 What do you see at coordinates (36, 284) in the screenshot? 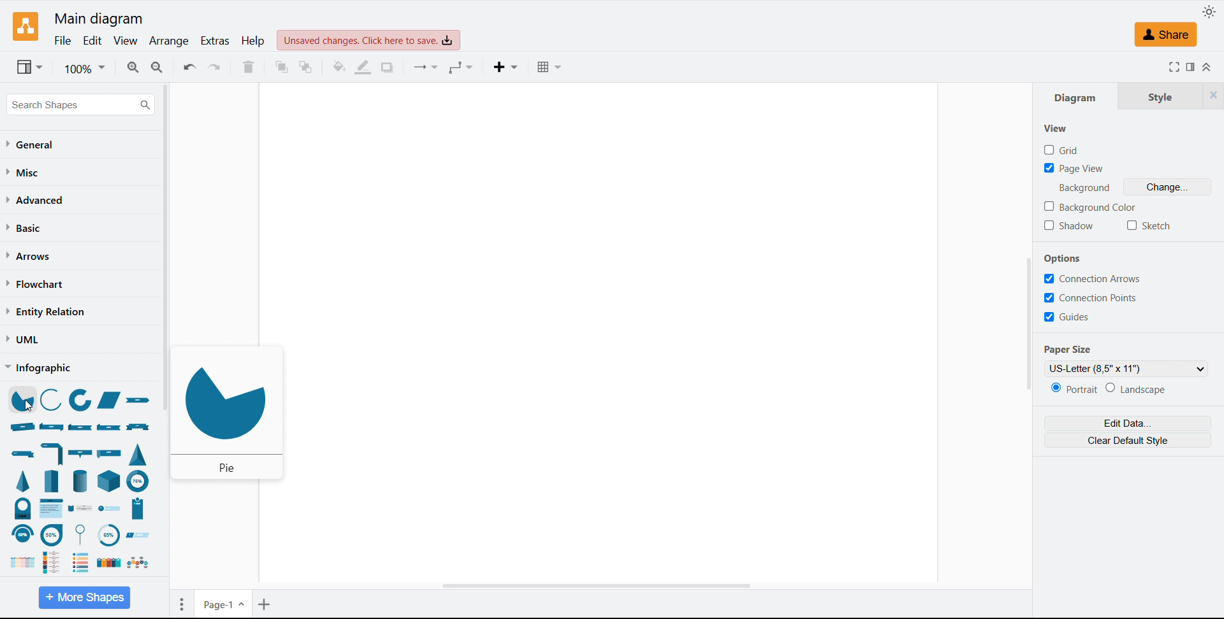
I see `Flow chart` at bounding box center [36, 284].